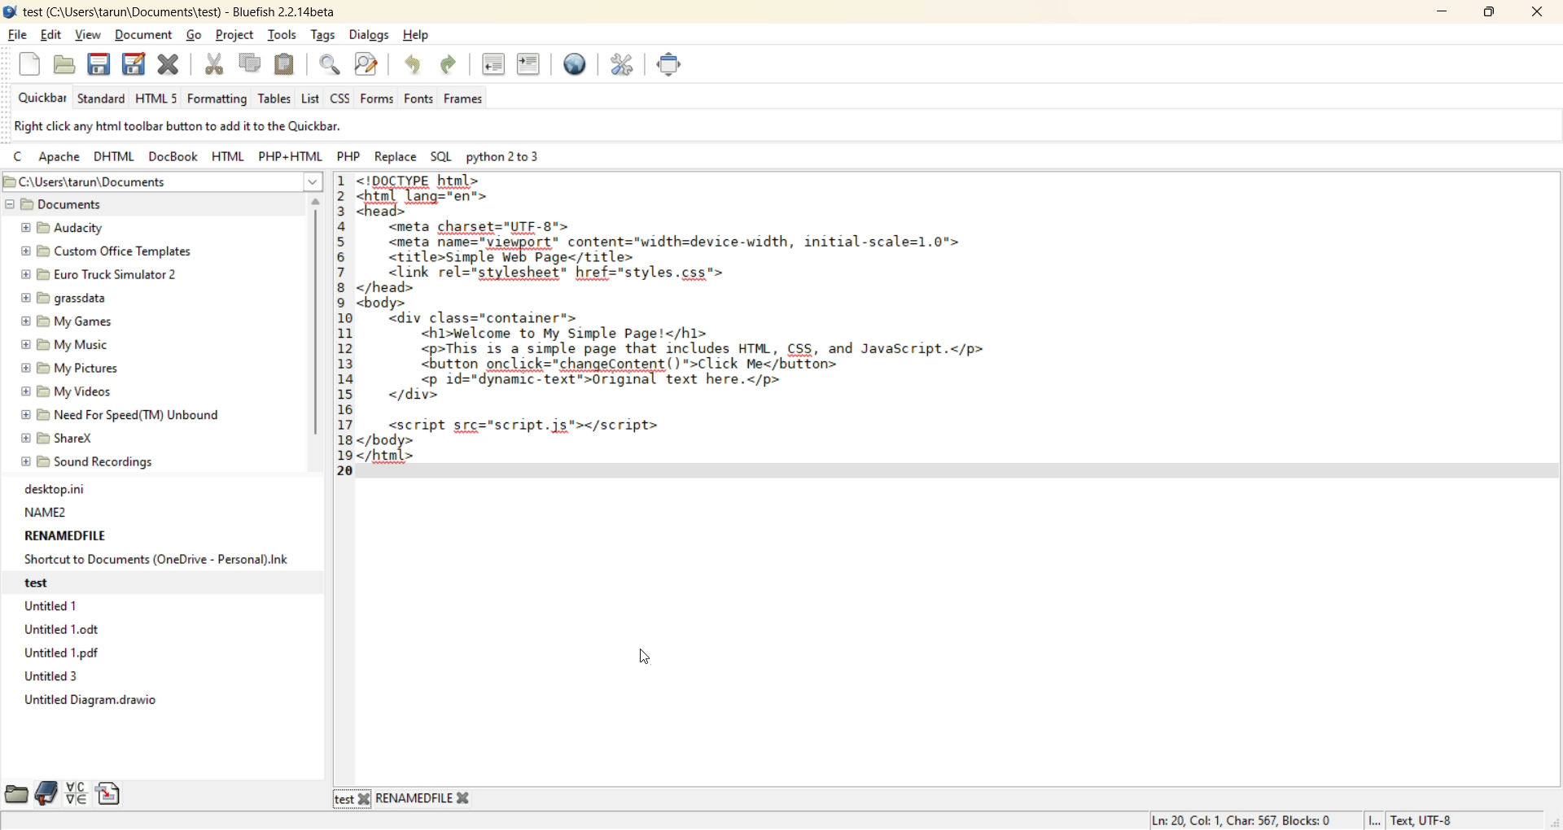 Image resolution: width=1563 pixels, height=830 pixels. What do you see at coordinates (228, 158) in the screenshot?
I see `html` at bounding box center [228, 158].